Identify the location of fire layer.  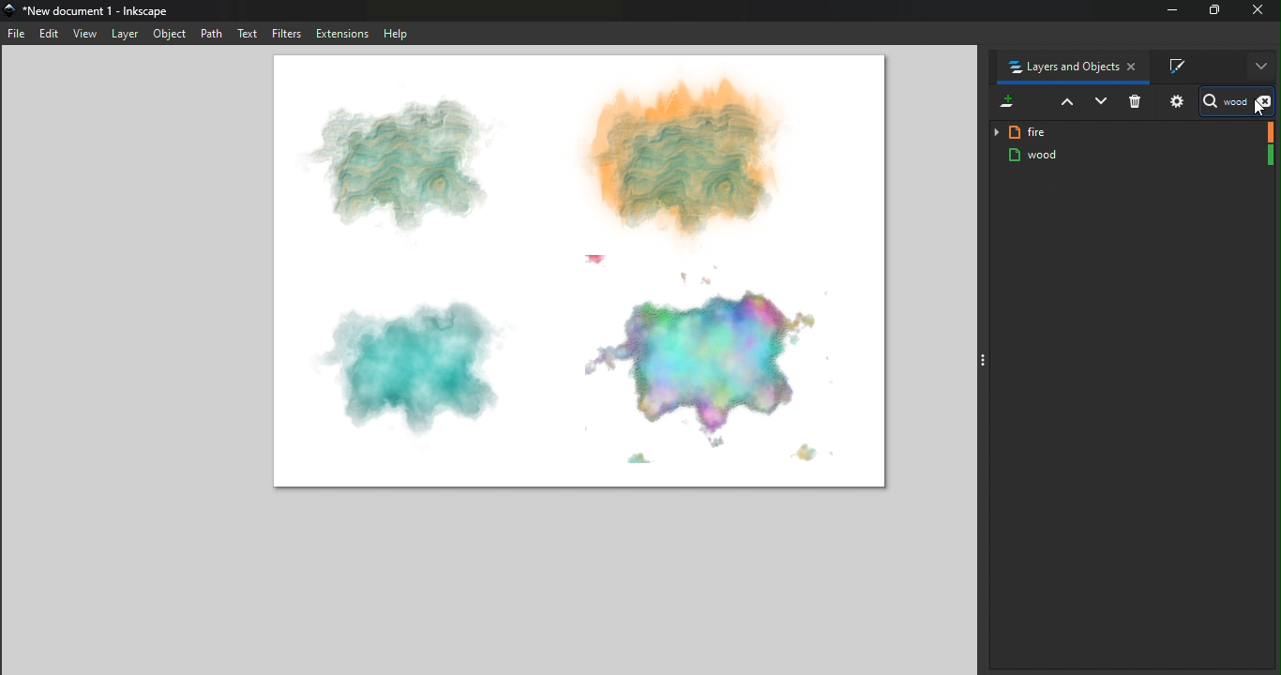
(1132, 131).